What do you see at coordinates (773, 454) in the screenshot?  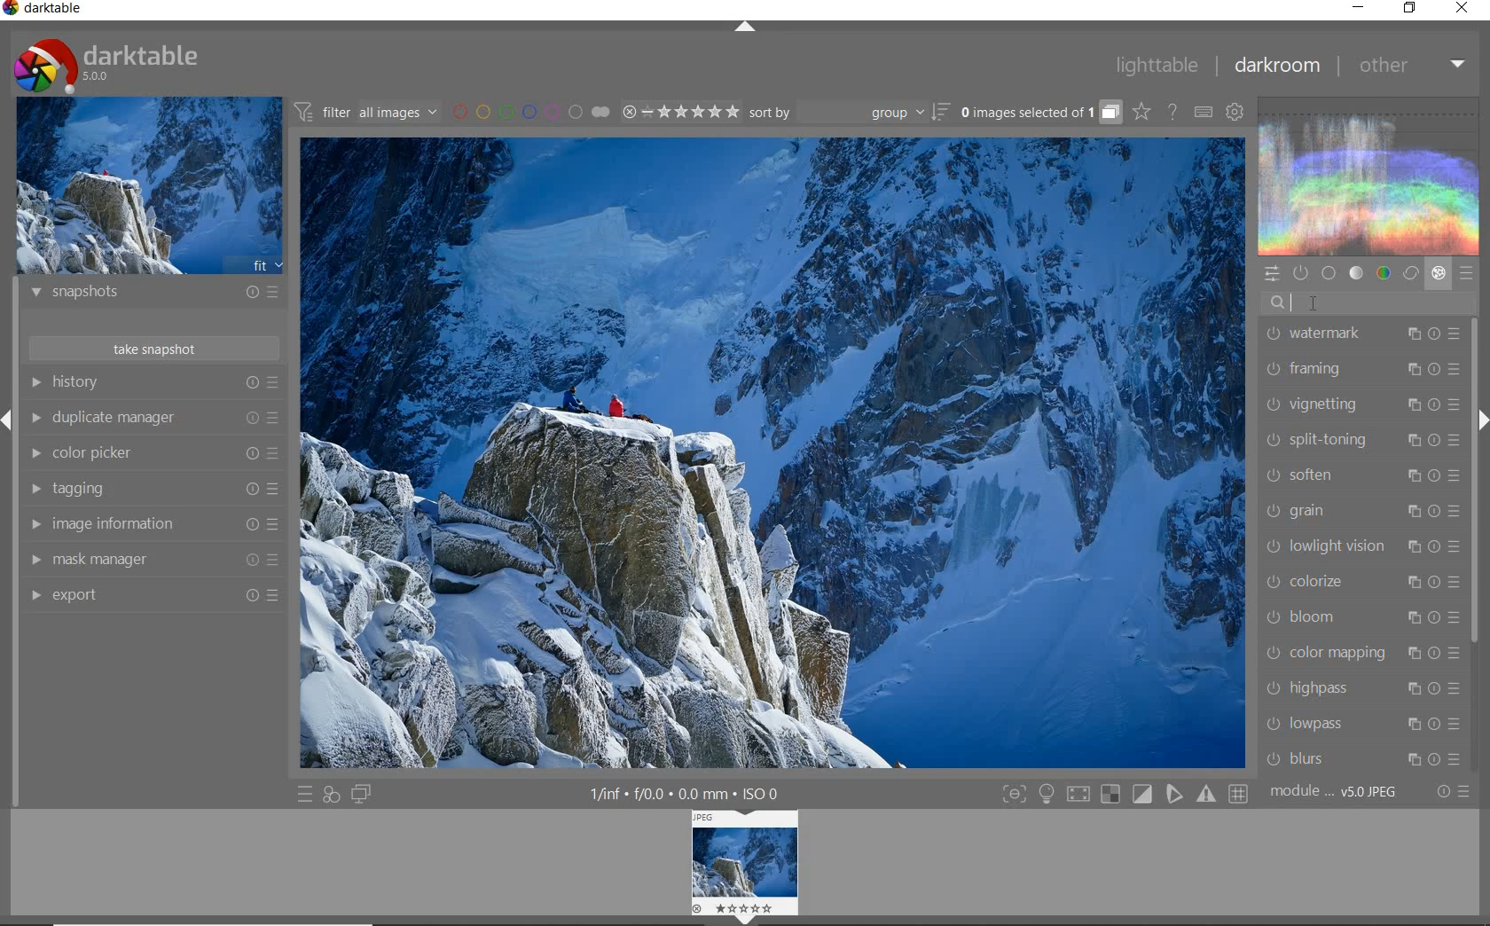 I see `selected image` at bounding box center [773, 454].